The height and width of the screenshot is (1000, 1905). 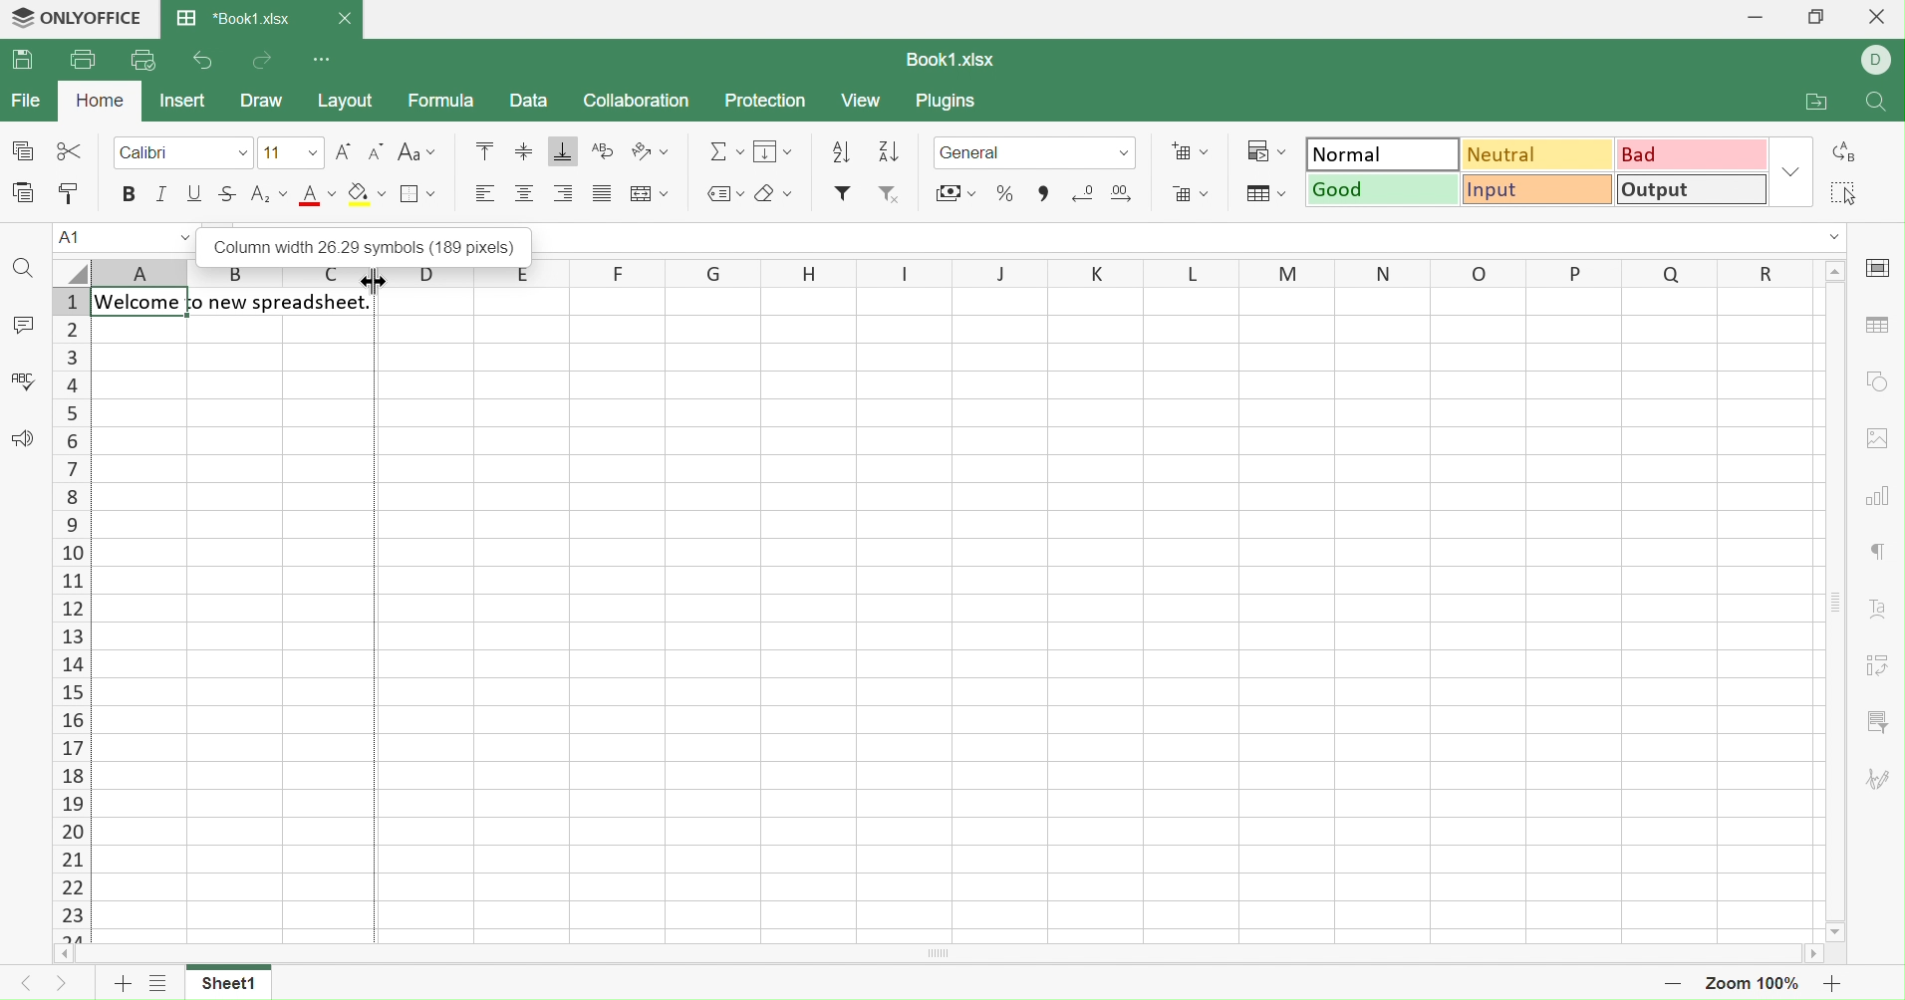 What do you see at coordinates (887, 153) in the screenshot?
I see `Descending order` at bounding box center [887, 153].